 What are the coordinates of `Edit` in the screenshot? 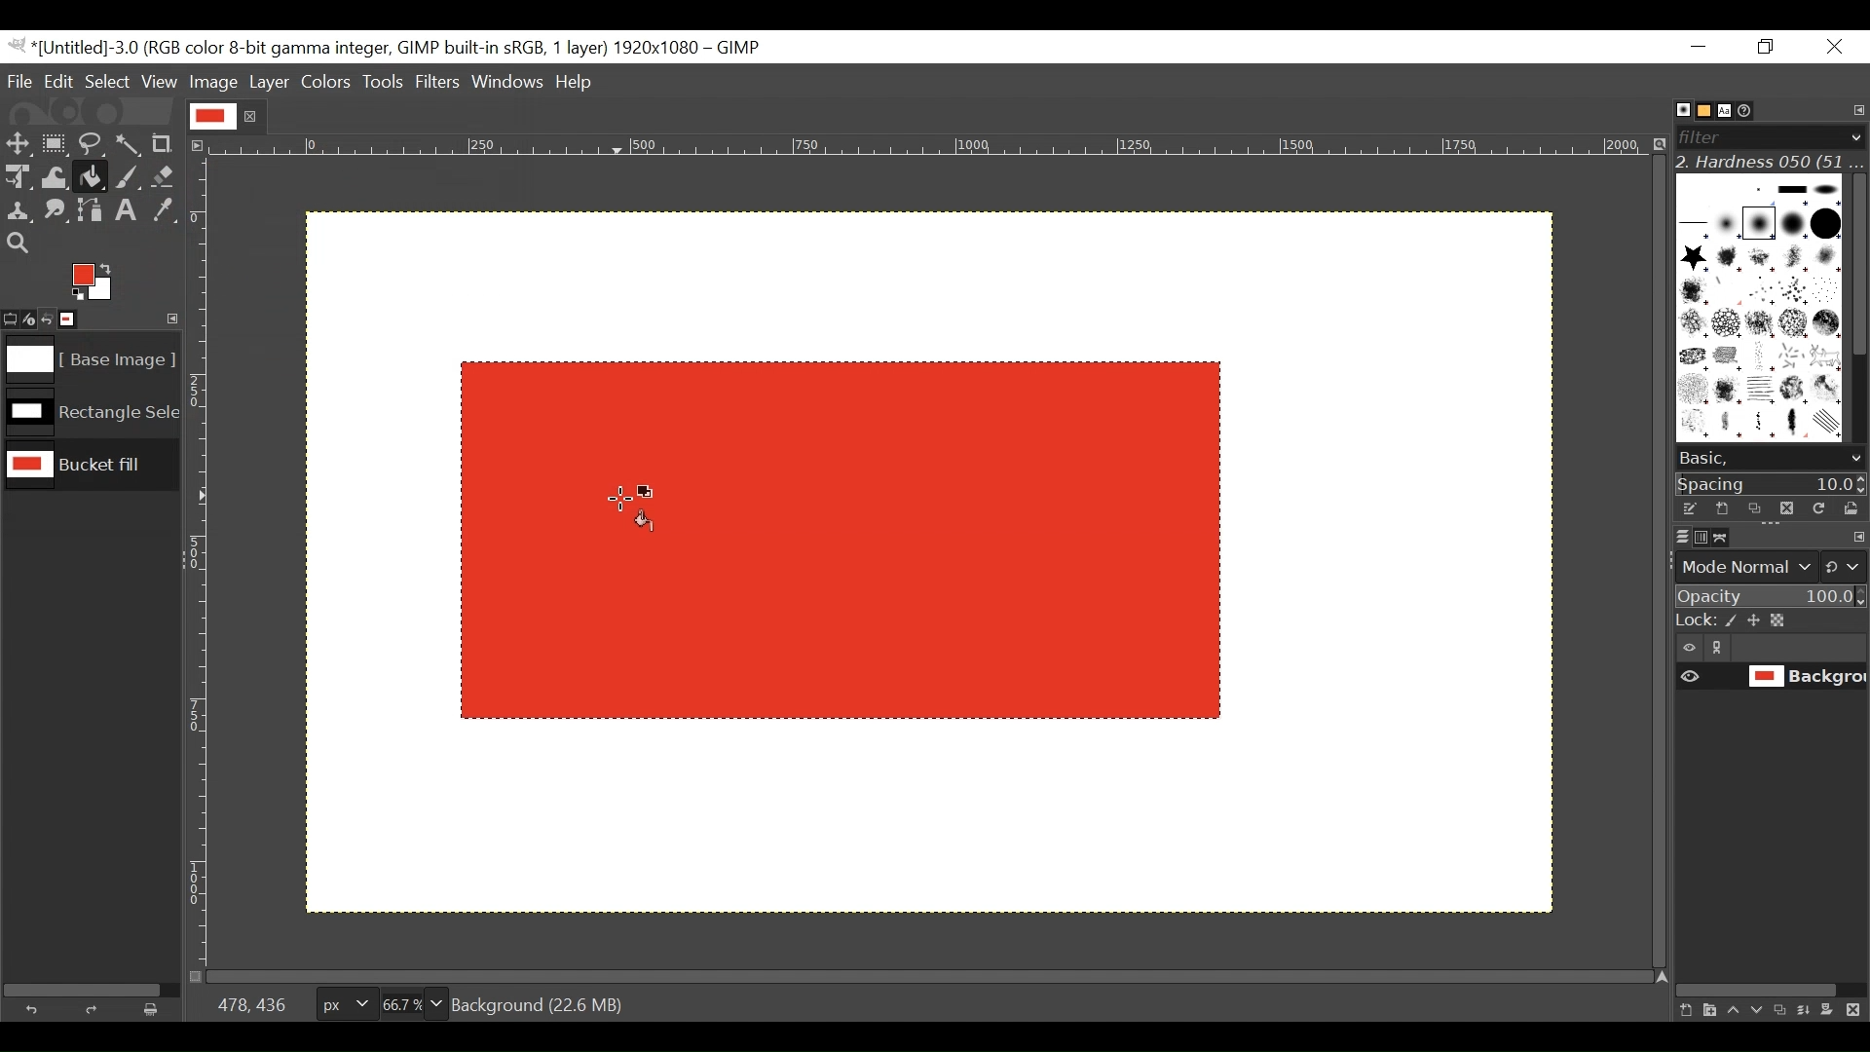 It's located at (60, 81).